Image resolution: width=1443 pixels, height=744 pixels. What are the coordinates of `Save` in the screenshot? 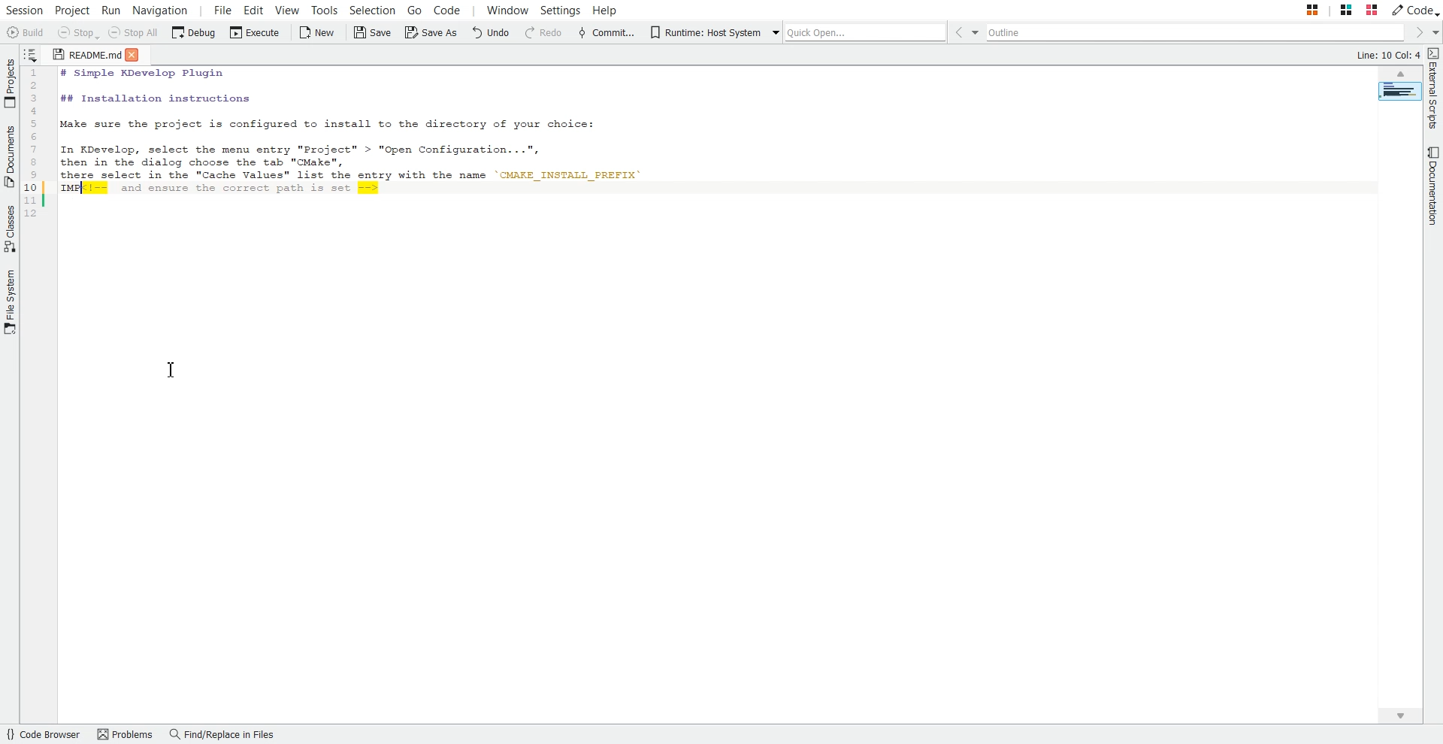 It's located at (373, 33).